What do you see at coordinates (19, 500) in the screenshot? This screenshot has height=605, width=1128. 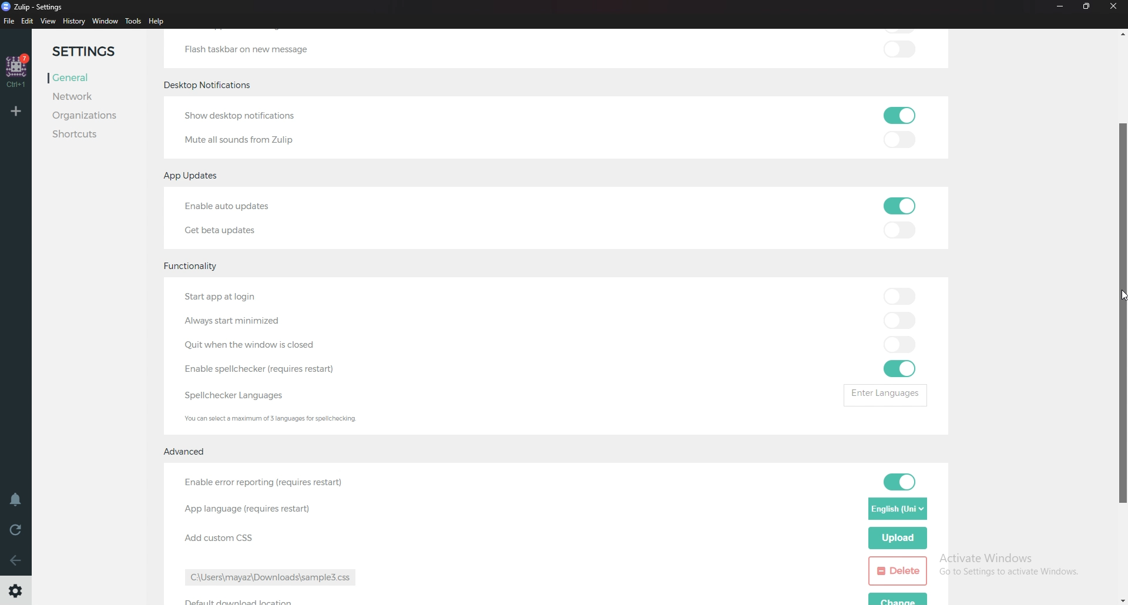 I see `Enable do not disturb` at bounding box center [19, 500].